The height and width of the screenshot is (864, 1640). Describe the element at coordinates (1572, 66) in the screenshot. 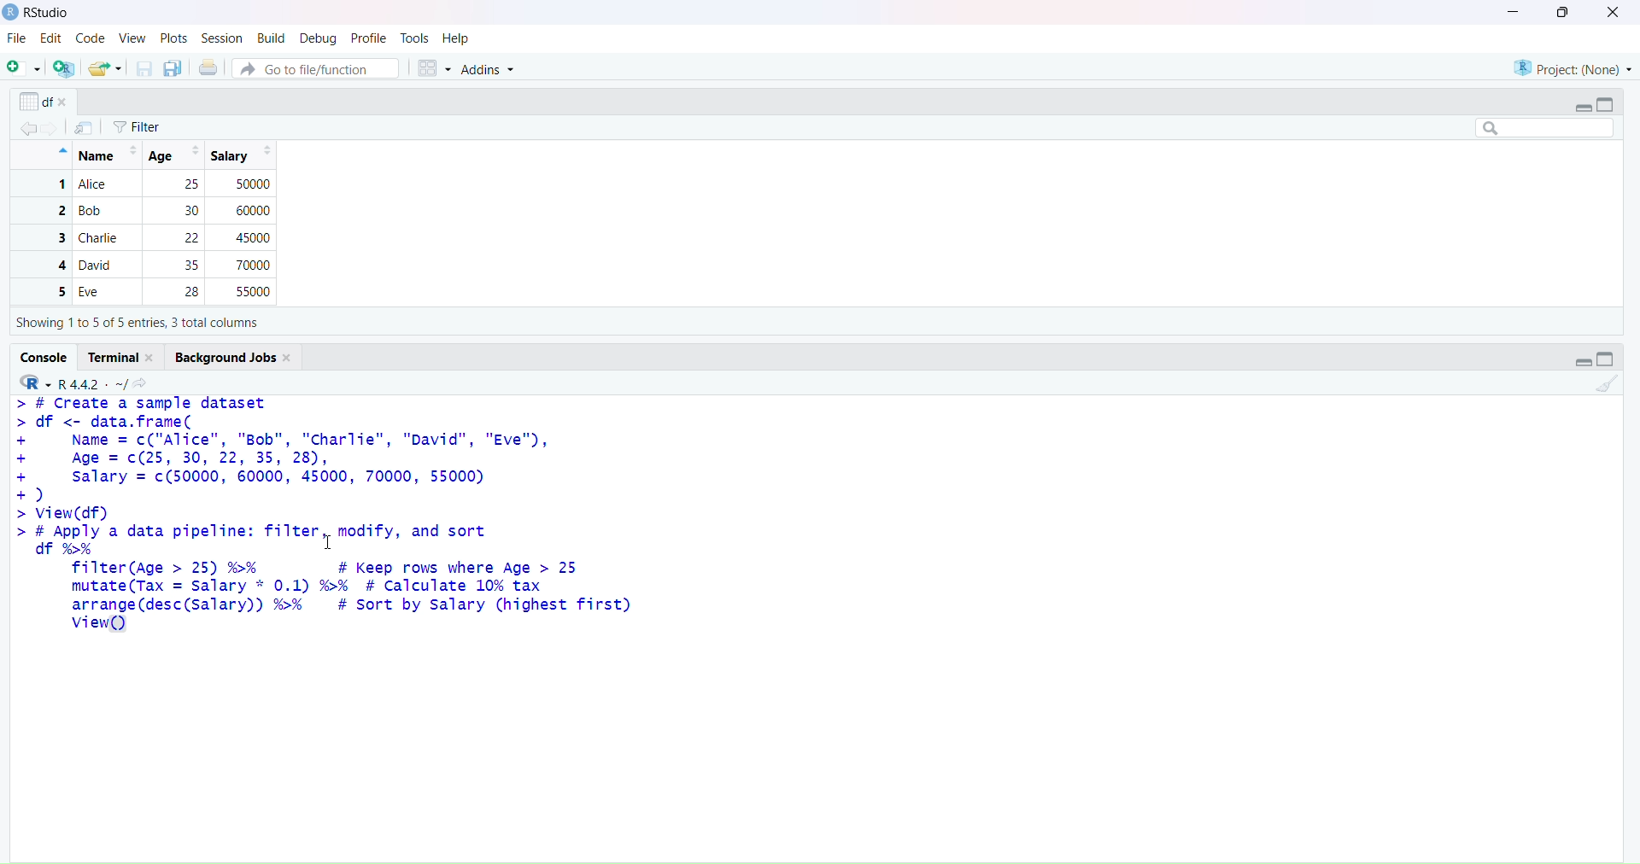

I see `project(None)` at that location.